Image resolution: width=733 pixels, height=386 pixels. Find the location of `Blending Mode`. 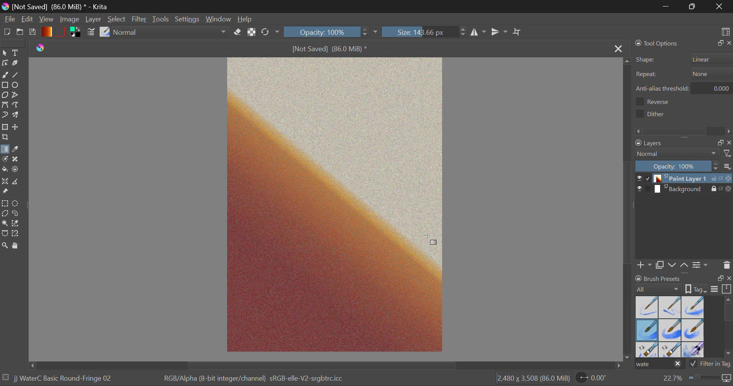

Blending Mode is located at coordinates (172, 32).